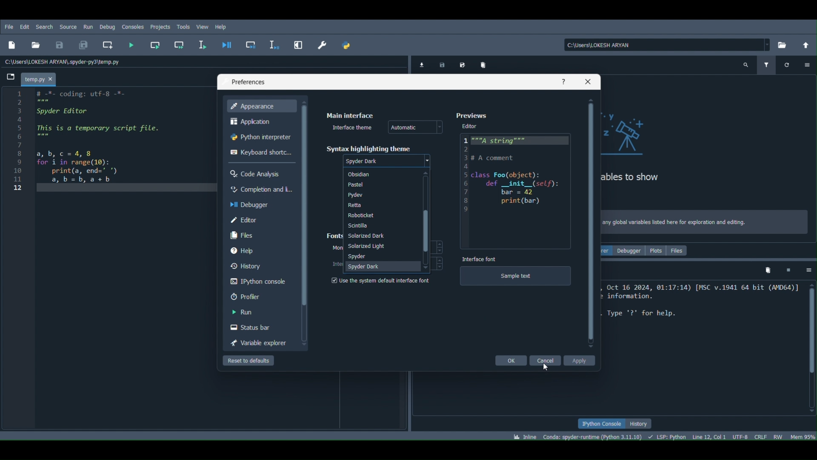 The height and width of the screenshot is (460, 817). Describe the element at coordinates (426, 221) in the screenshot. I see `Scrollbar` at that location.